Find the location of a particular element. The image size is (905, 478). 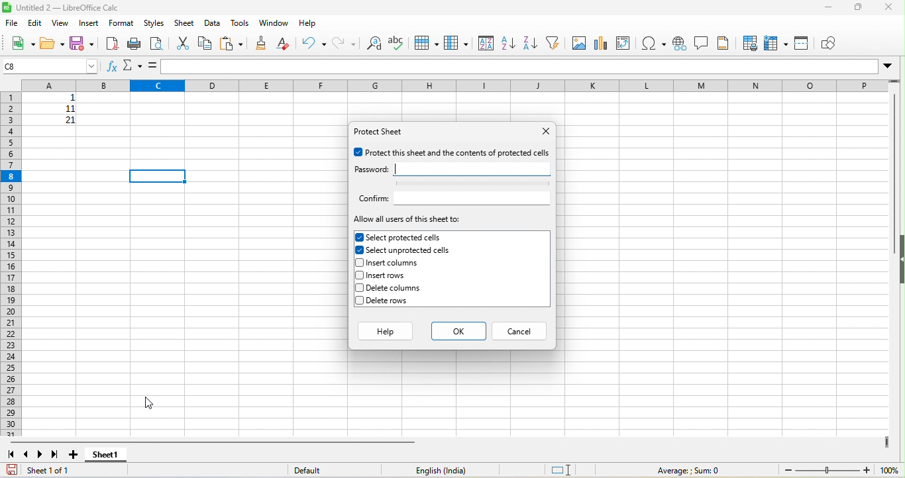

column headings is located at coordinates (448, 84).